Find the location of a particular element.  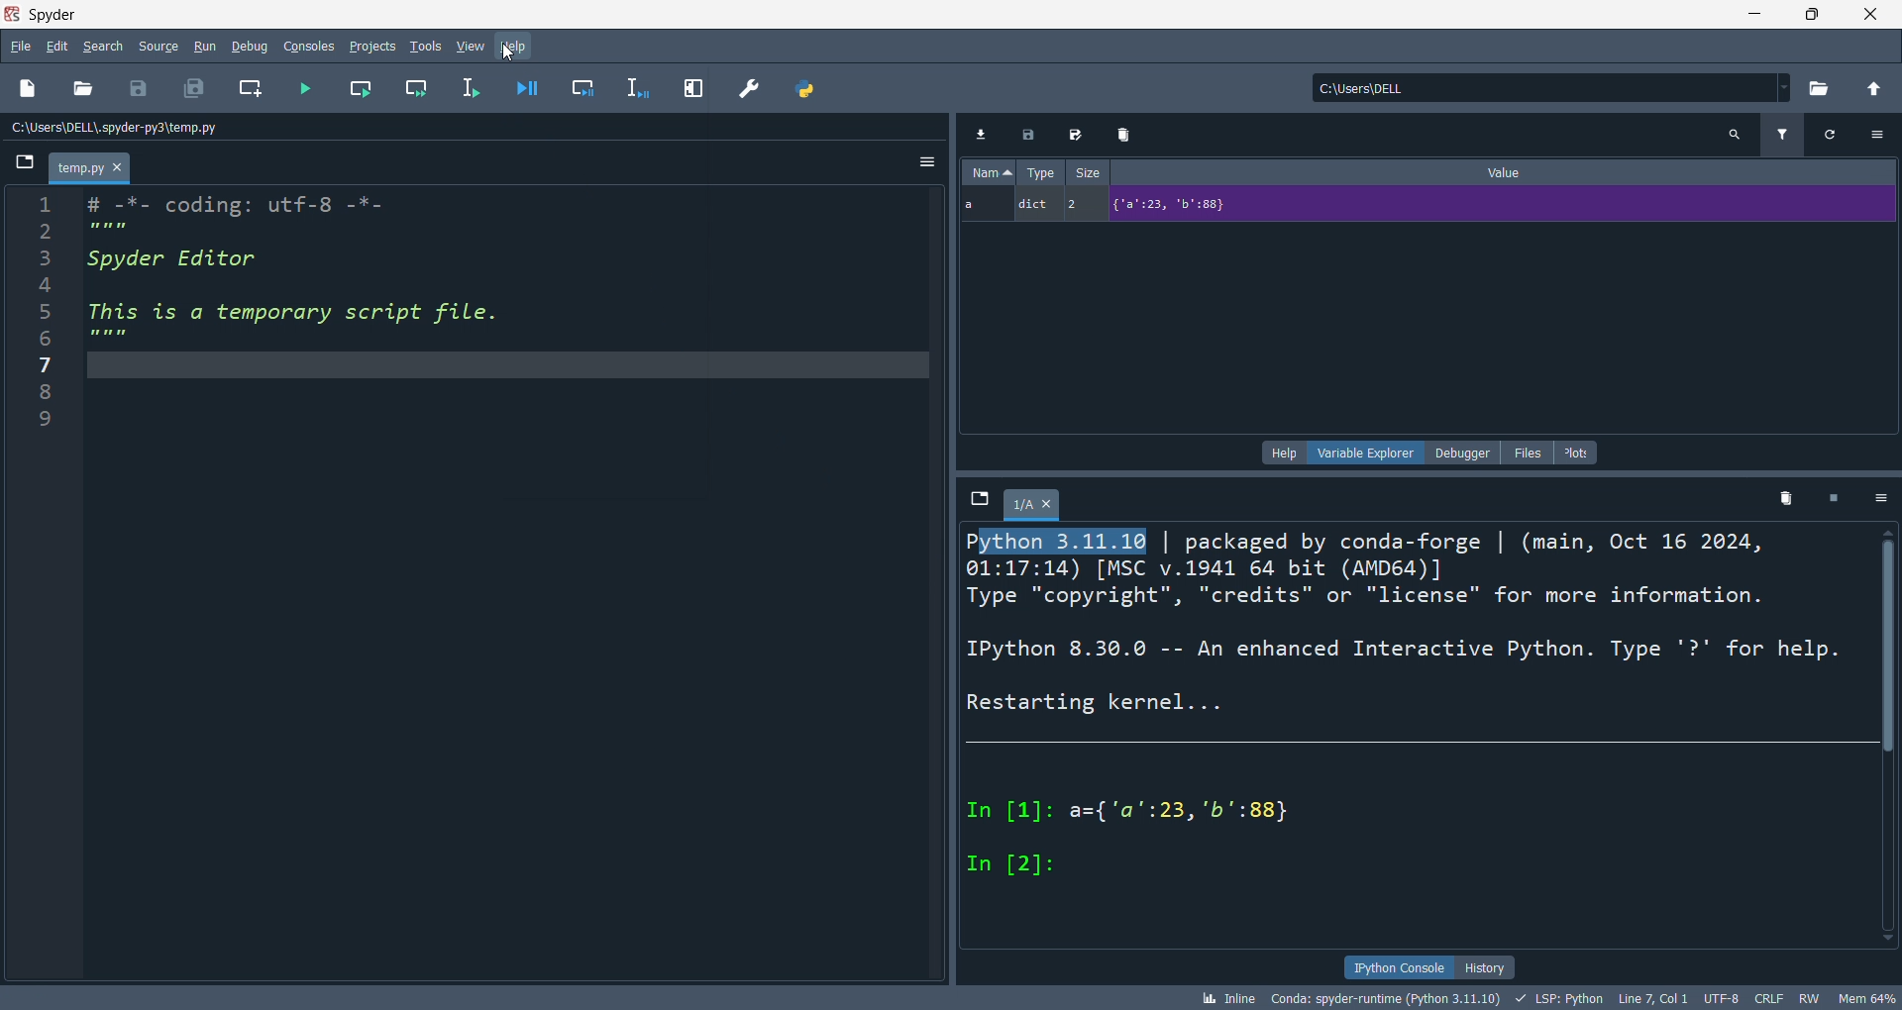

preferences is located at coordinates (751, 88).